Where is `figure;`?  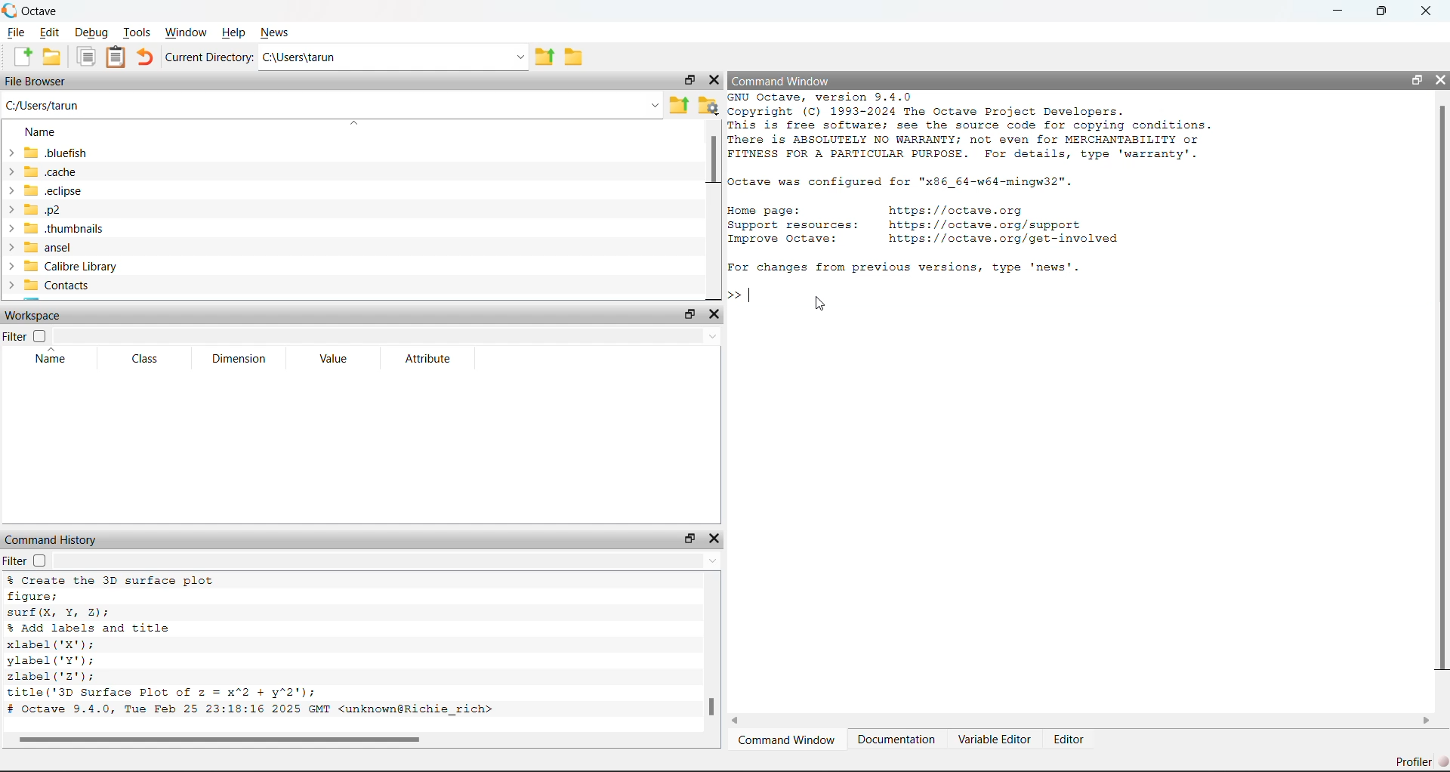 figure; is located at coordinates (34, 595).